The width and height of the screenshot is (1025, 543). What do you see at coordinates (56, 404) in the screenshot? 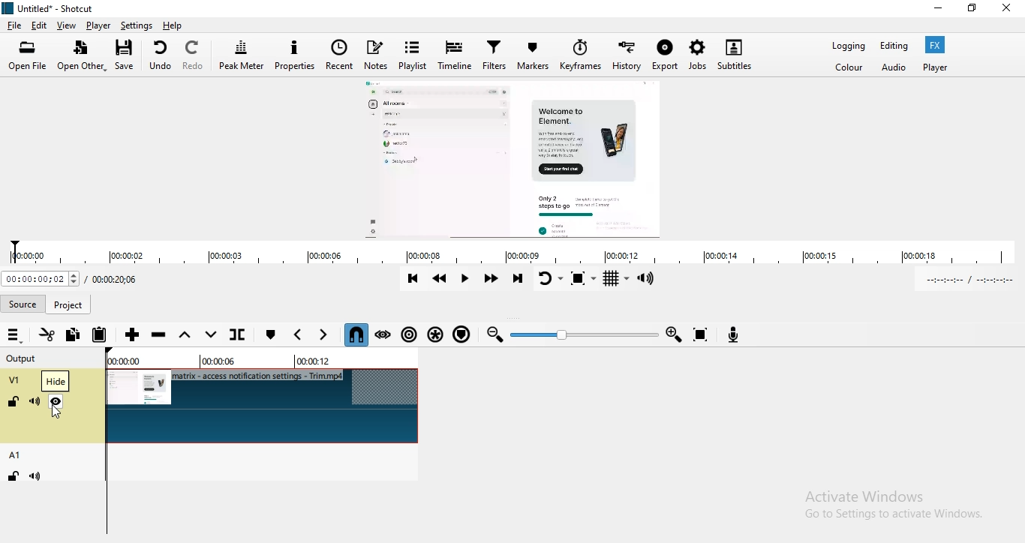
I see `show` at bounding box center [56, 404].